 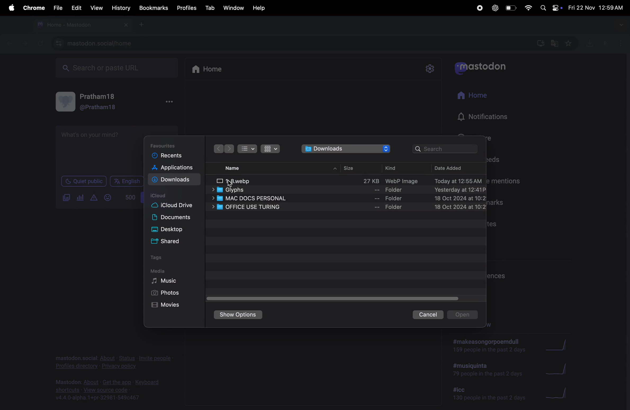 I want to click on refresh, so click(x=40, y=43).